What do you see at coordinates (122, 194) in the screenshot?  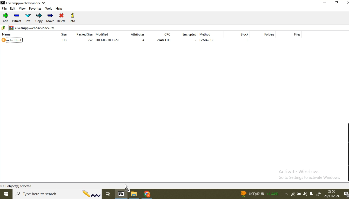 I see `7-Zip ` at bounding box center [122, 194].